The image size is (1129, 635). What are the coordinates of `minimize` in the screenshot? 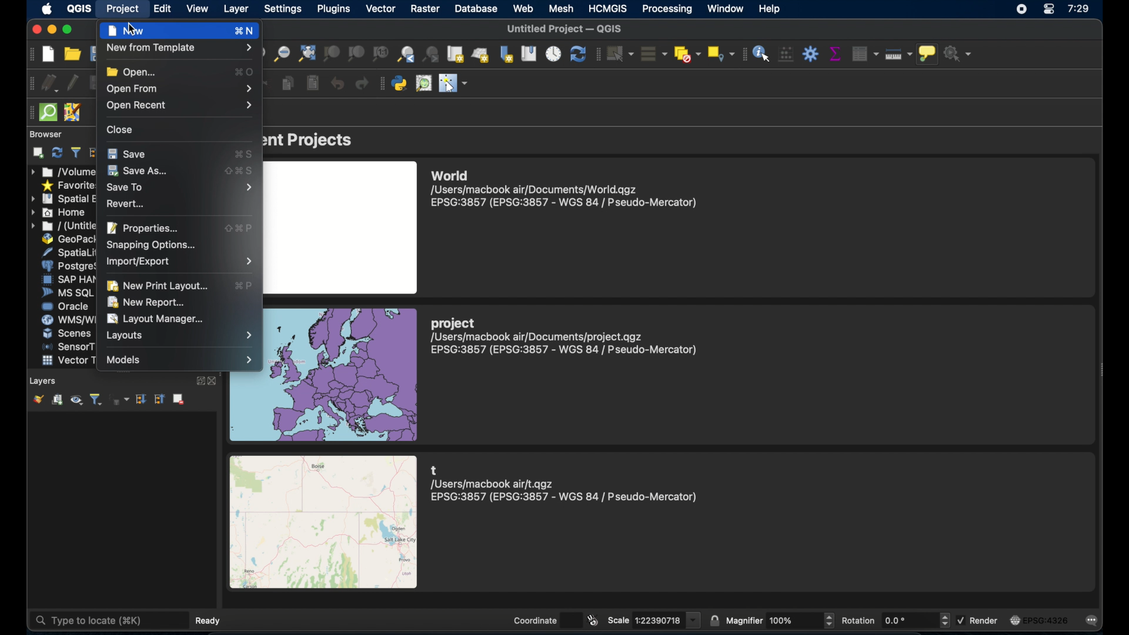 It's located at (52, 28).